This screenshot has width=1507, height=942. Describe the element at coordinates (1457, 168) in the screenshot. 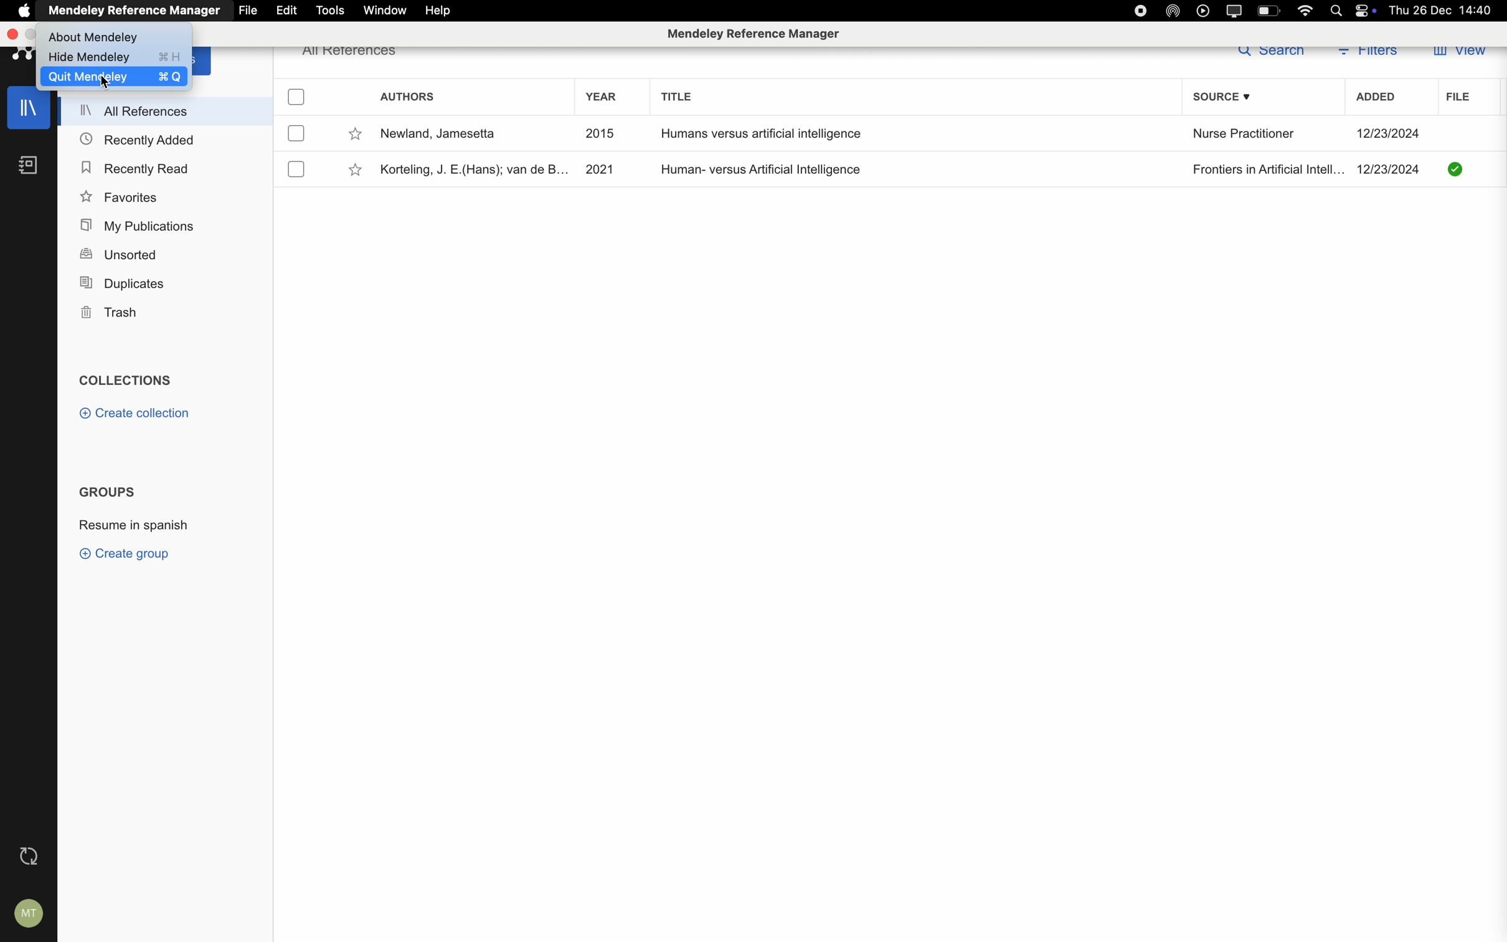

I see `file downloaded` at that location.